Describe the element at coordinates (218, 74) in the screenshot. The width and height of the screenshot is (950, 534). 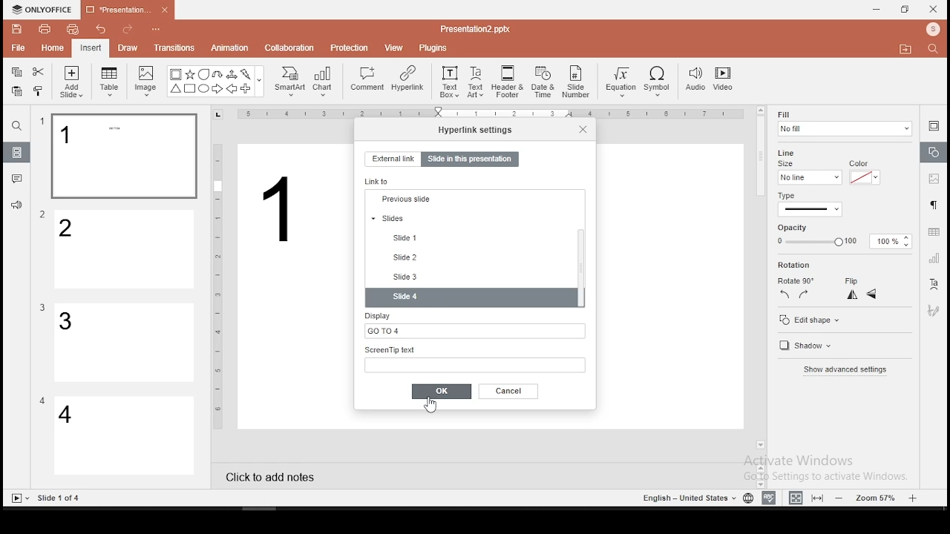
I see `U Arrow` at that location.